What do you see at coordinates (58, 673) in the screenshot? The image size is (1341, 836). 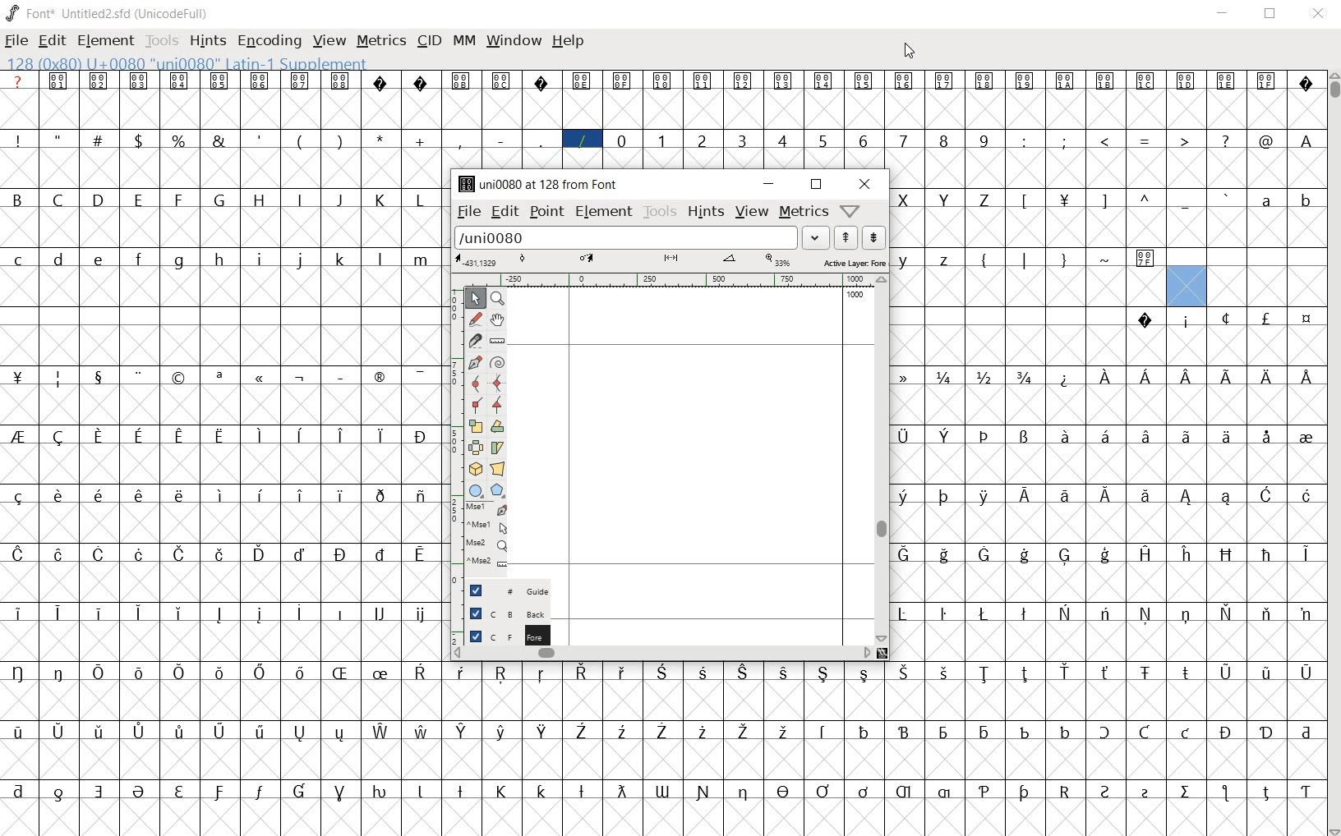 I see `glyph` at bounding box center [58, 673].